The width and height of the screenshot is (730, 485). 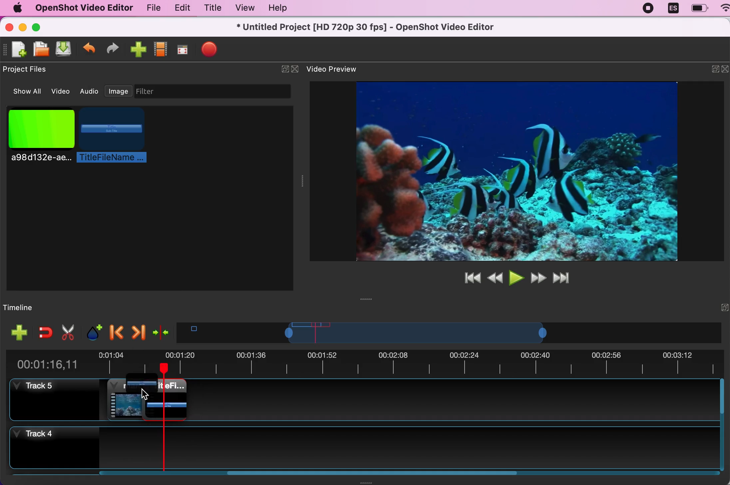 I want to click on file, so click(x=150, y=8).